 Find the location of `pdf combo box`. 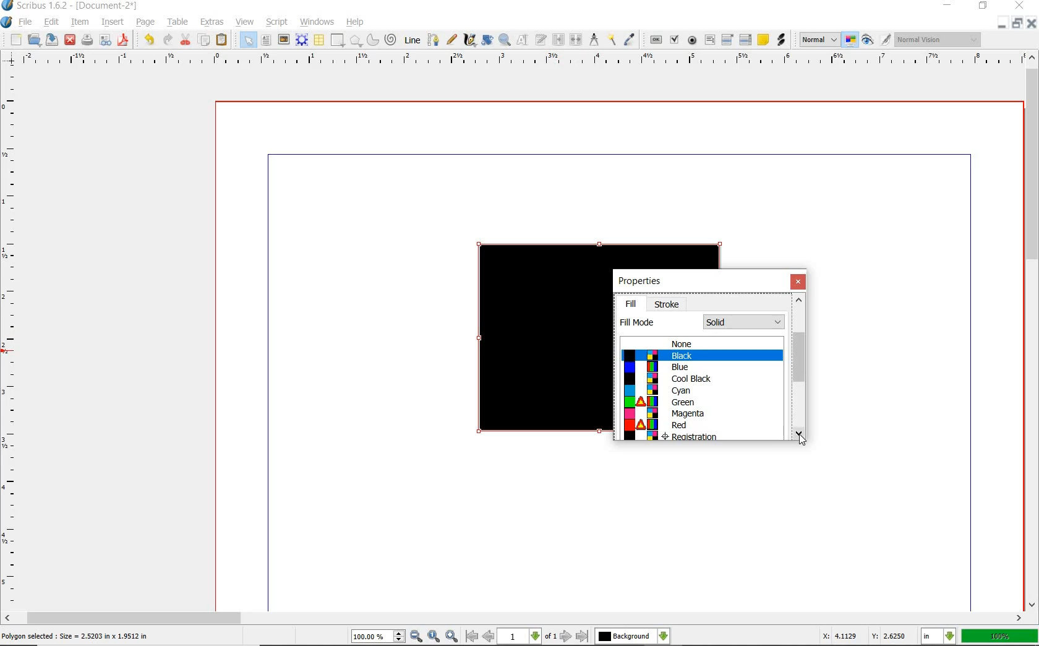

pdf combo box is located at coordinates (727, 40).